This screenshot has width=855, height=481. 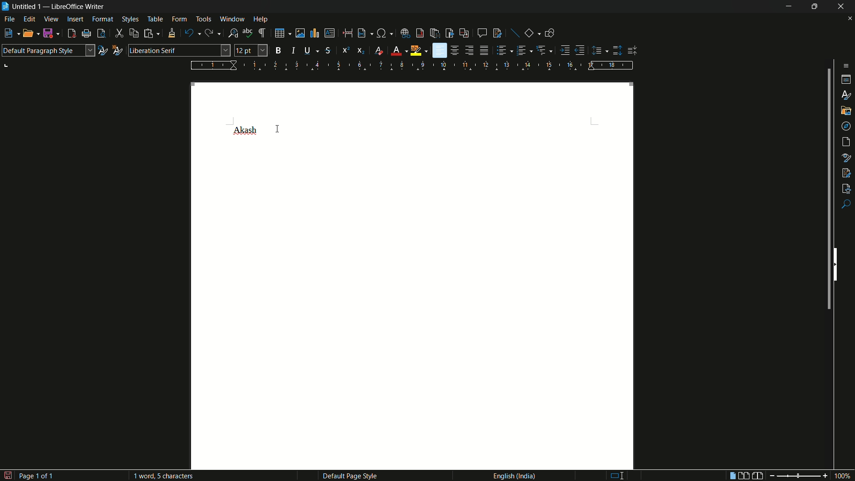 What do you see at coordinates (847, 80) in the screenshot?
I see `properties` at bounding box center [847, 80].